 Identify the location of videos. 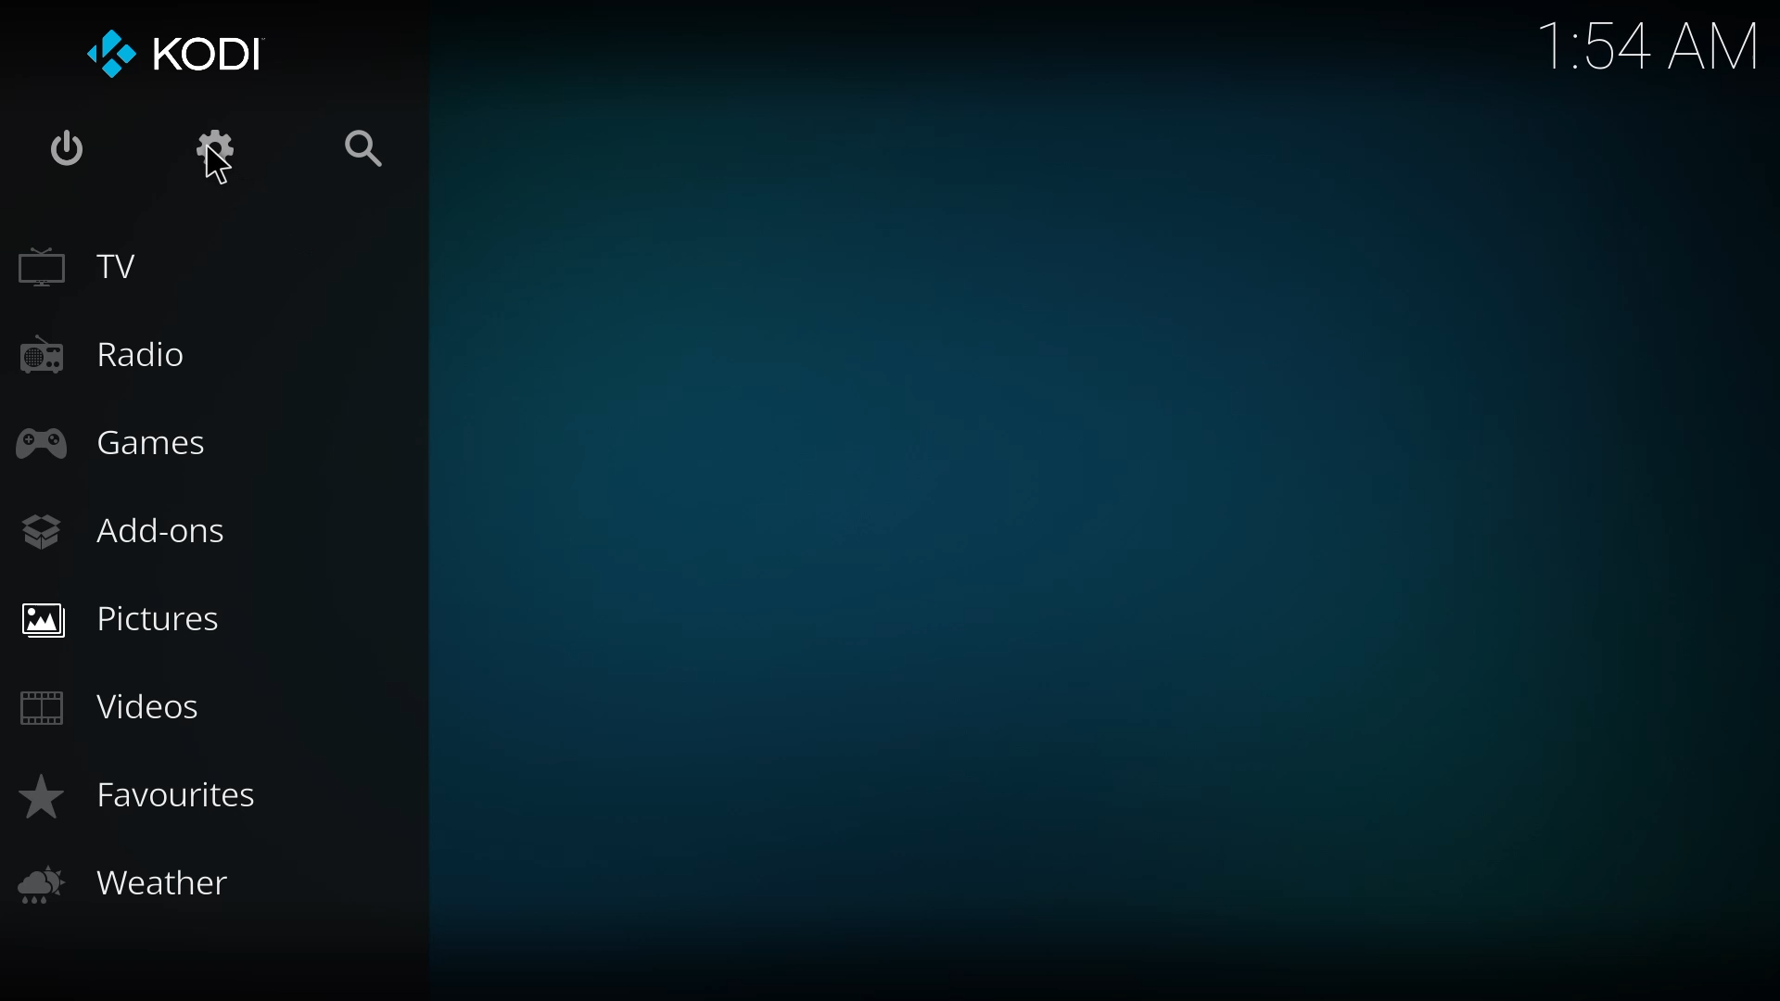
(113, 705).